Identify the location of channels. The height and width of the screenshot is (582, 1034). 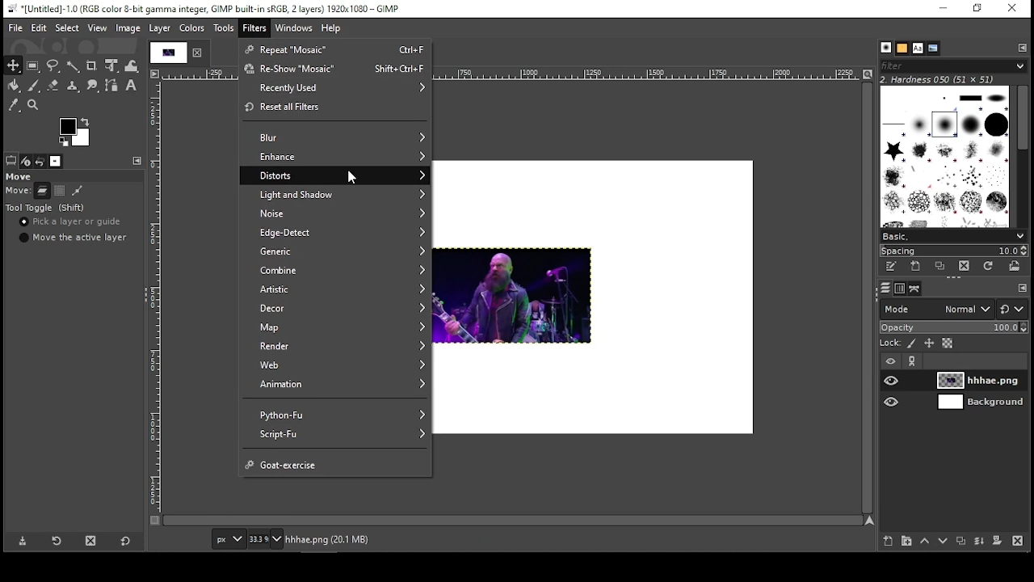
(900, 289).